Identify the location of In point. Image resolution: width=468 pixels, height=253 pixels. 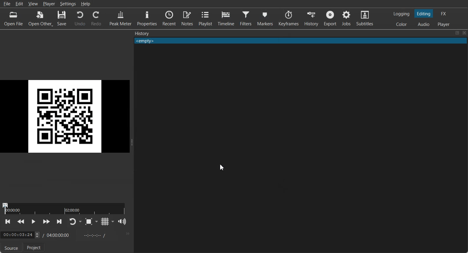
(93, 235).